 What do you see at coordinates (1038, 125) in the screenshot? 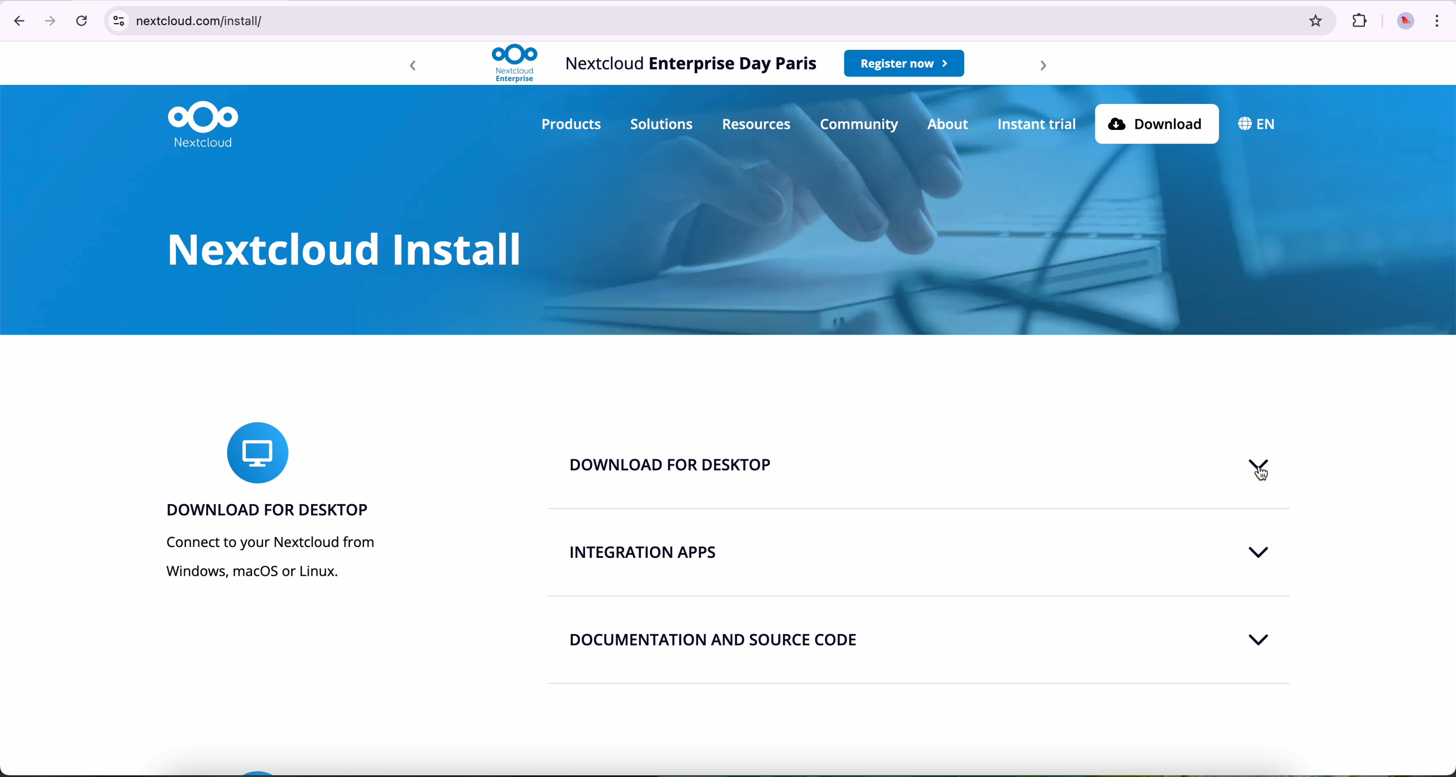
I see `instant trial` at bounding box center [1038, 125].